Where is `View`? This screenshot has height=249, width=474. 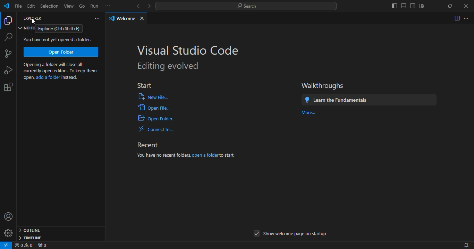 View is located at coordinates (70, 5).